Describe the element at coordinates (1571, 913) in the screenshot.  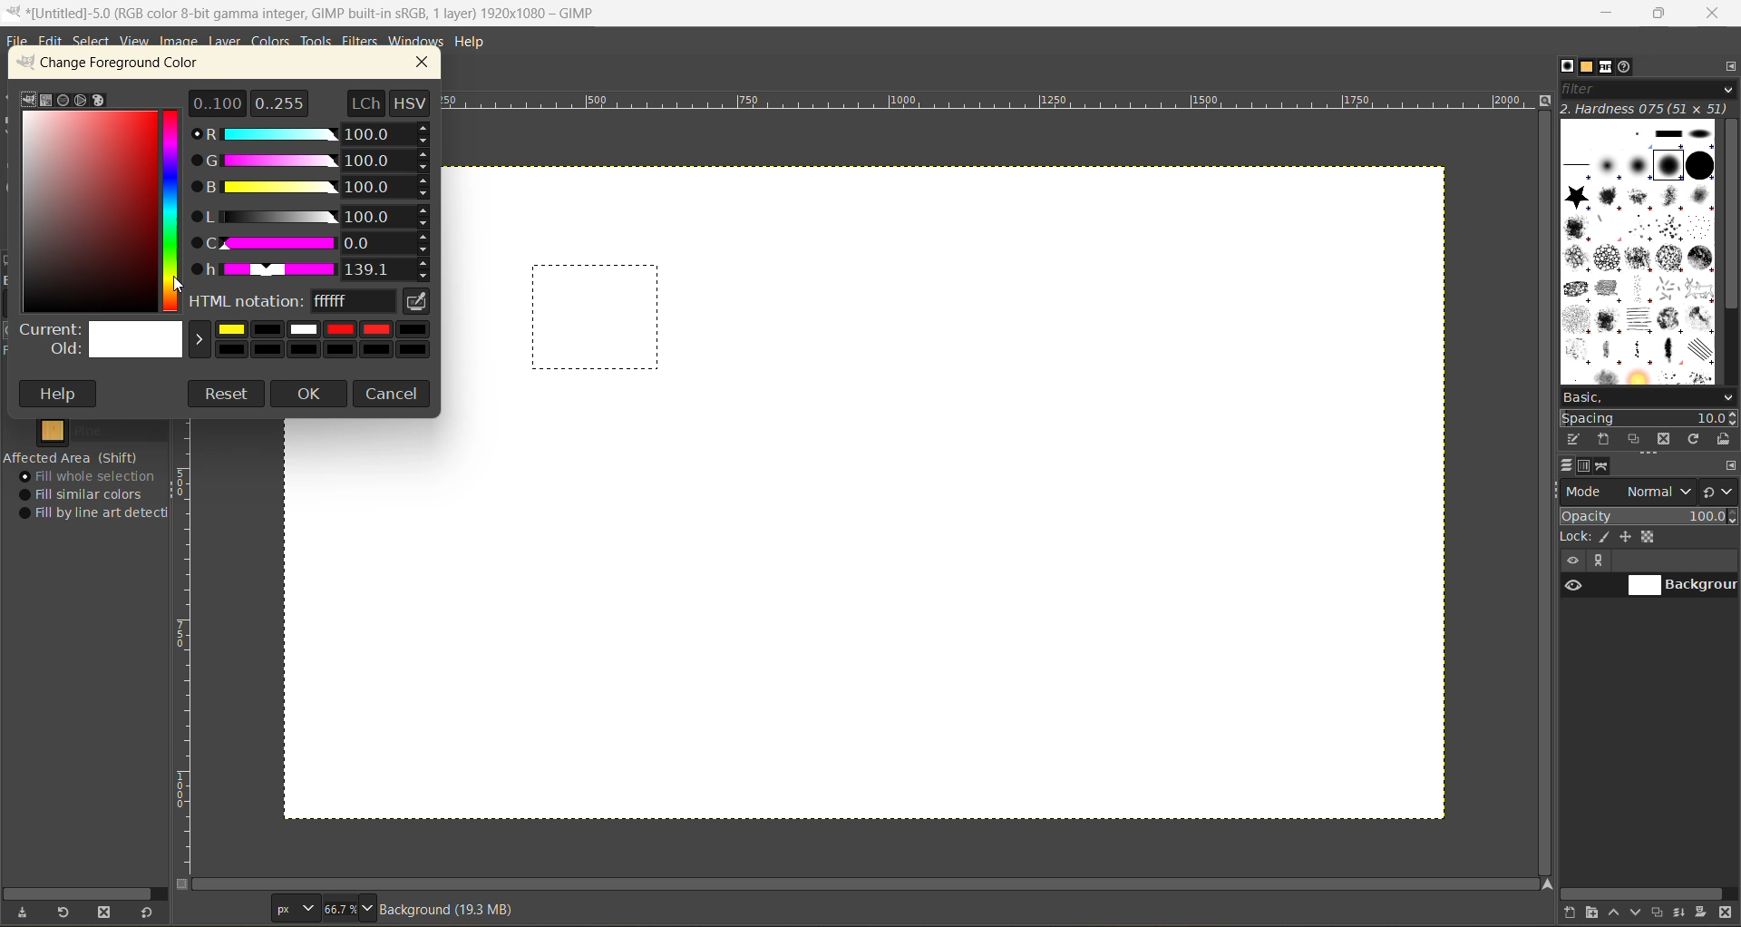
I see `create a new layer` at that location.